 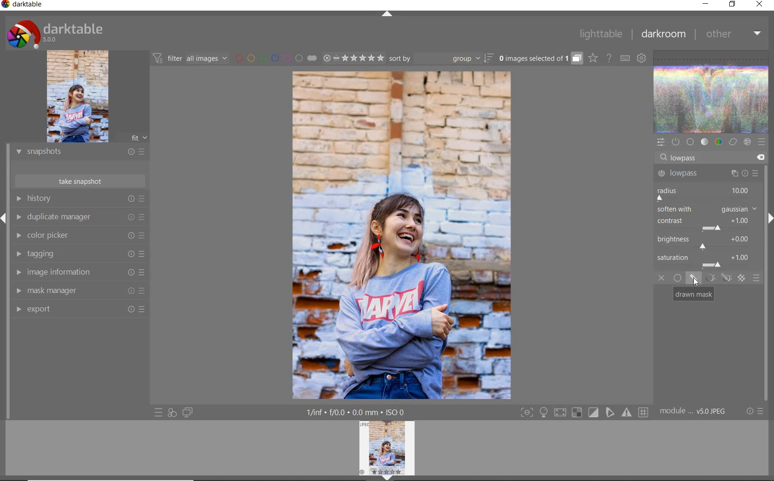 I want to click on take snapshots, so click(x=79, y=182).